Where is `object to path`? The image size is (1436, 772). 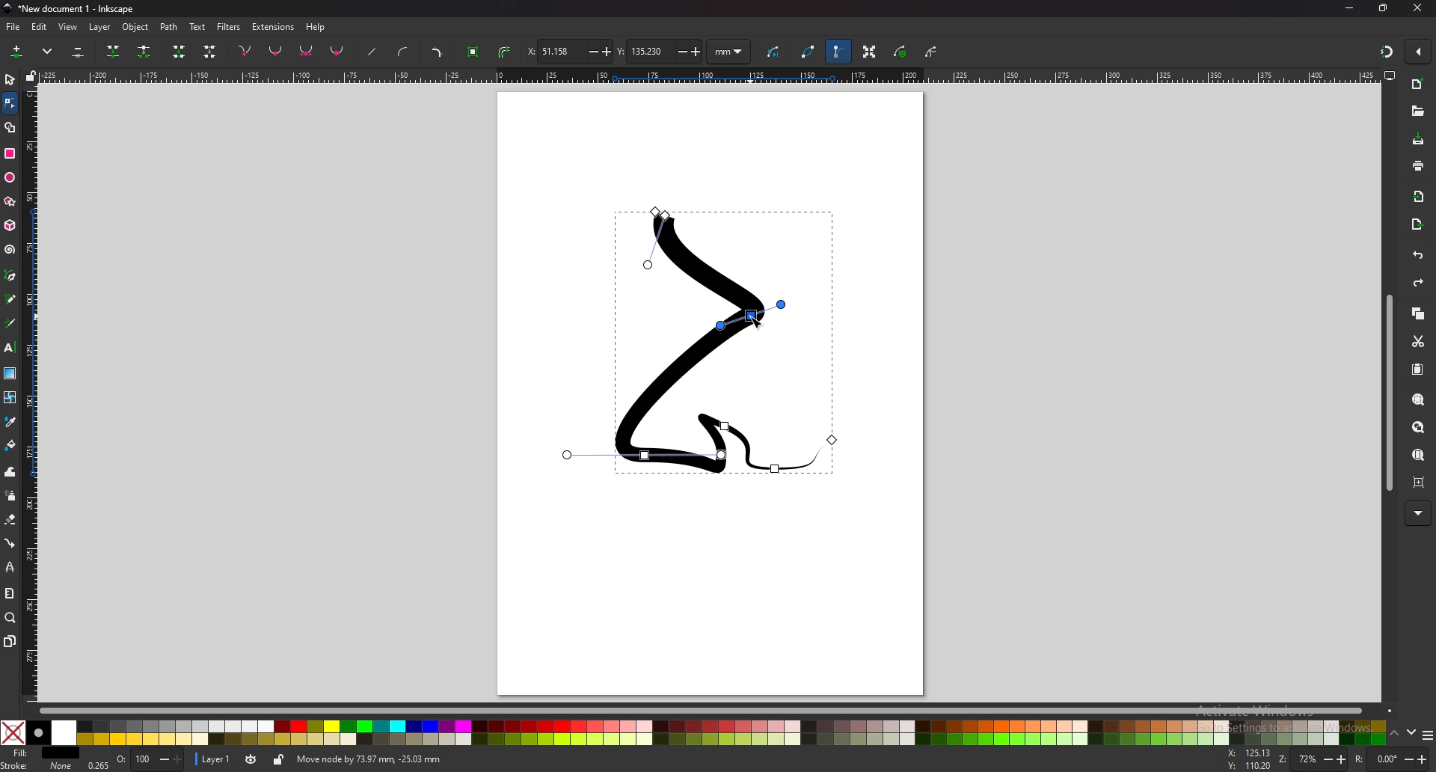 object to path is located at coordinates (475, 50).